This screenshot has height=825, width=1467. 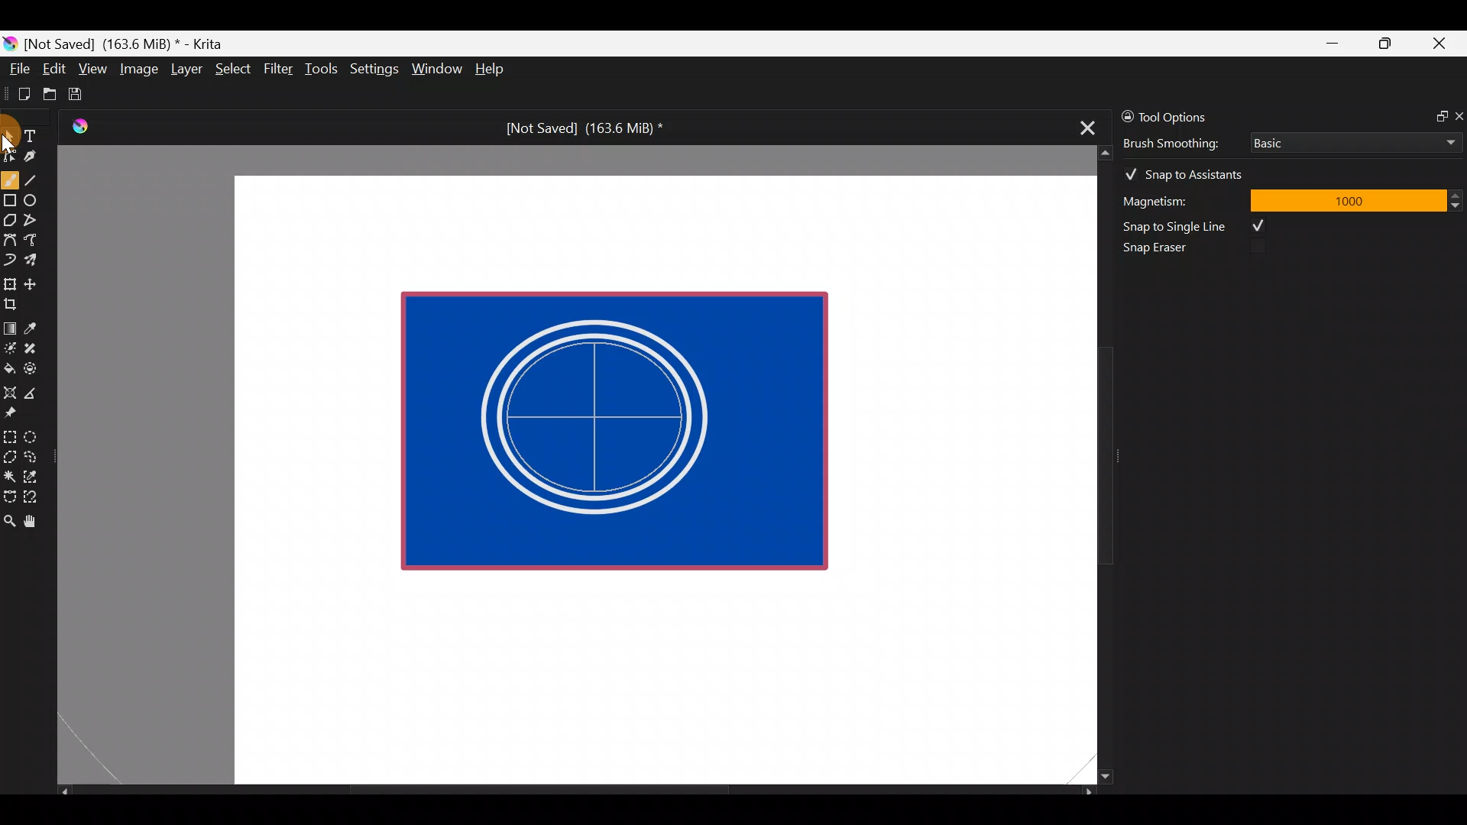 What do you see at coordinates (492, 70) in the screenshot?
I see `Help` at bounding box center [492, 70].